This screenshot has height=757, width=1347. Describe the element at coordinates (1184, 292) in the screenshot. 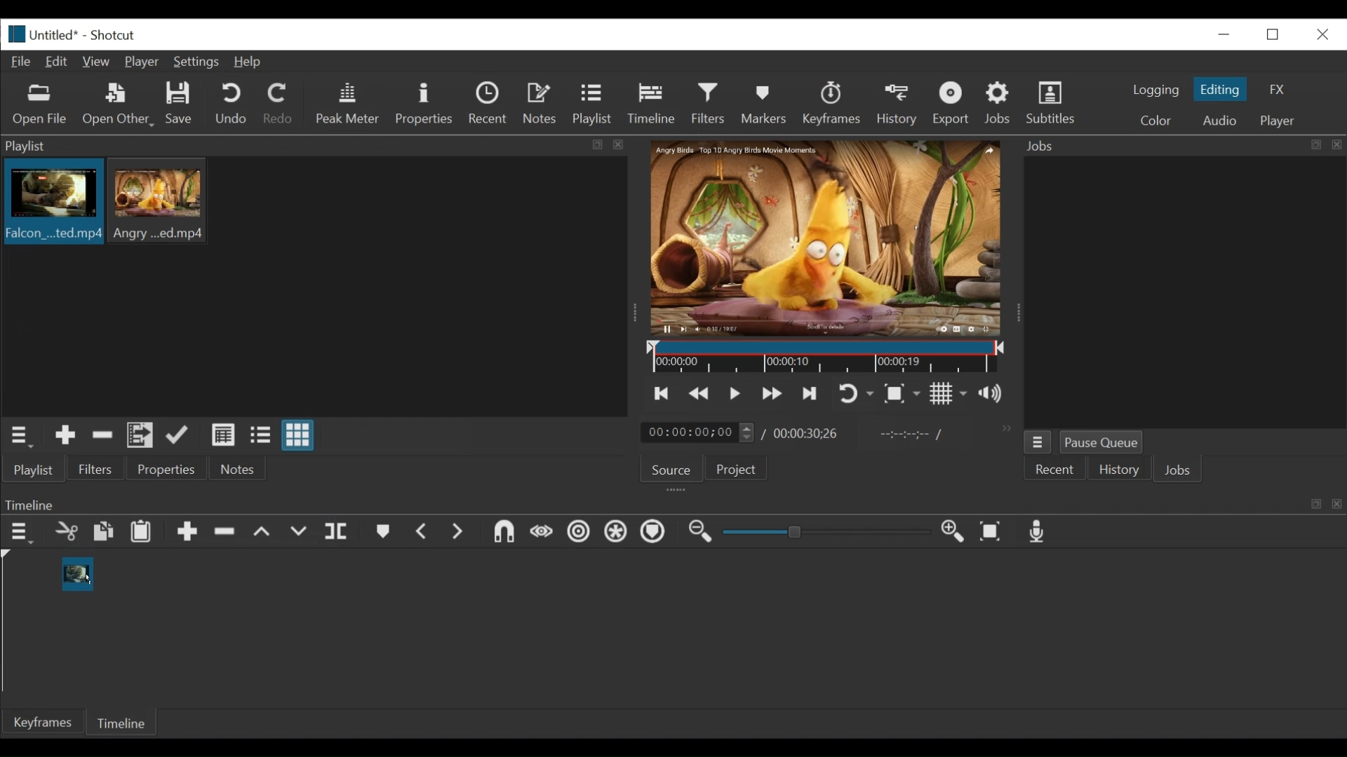

I see `jobs panel` at that location.